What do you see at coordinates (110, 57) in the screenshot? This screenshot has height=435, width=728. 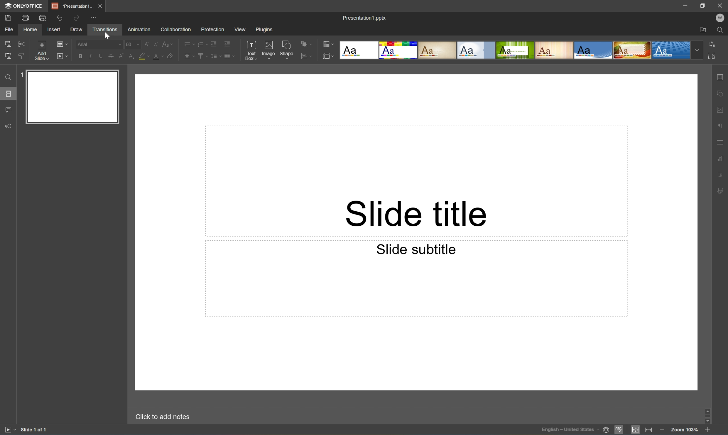 I see `Strikethrough` at bounding box center [110, 57].